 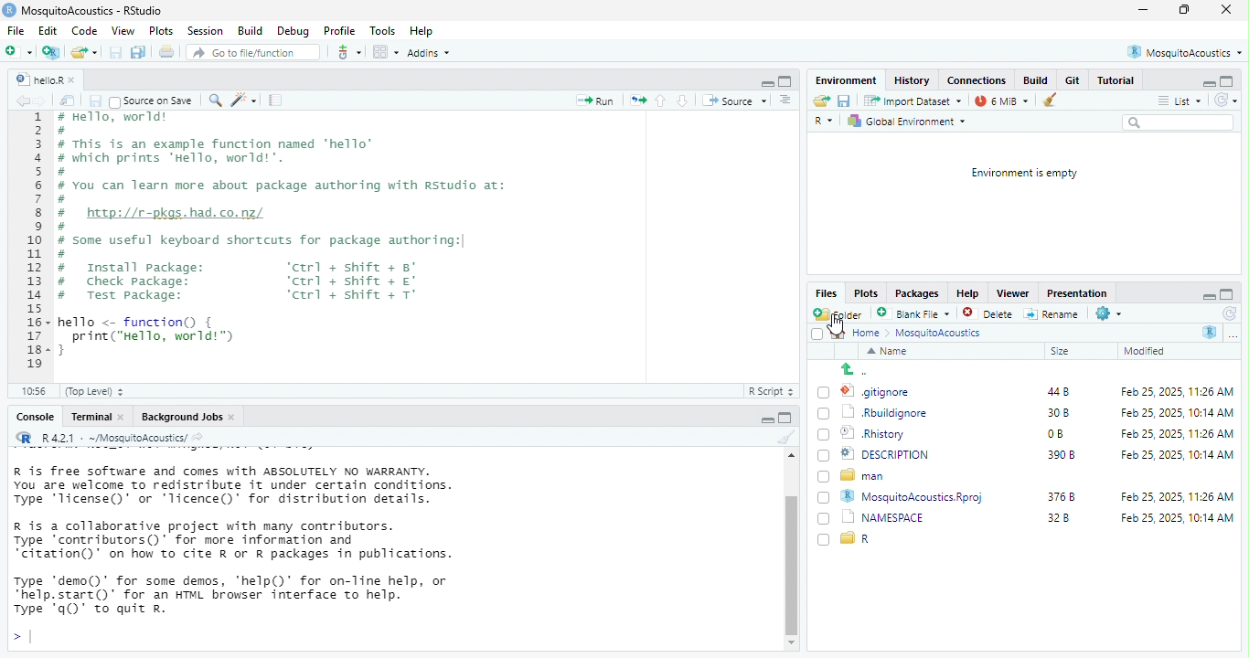 What do you see at coordinates (246, 101) in the screenshot?
I see `code tools` at bounding box center [246, 101].